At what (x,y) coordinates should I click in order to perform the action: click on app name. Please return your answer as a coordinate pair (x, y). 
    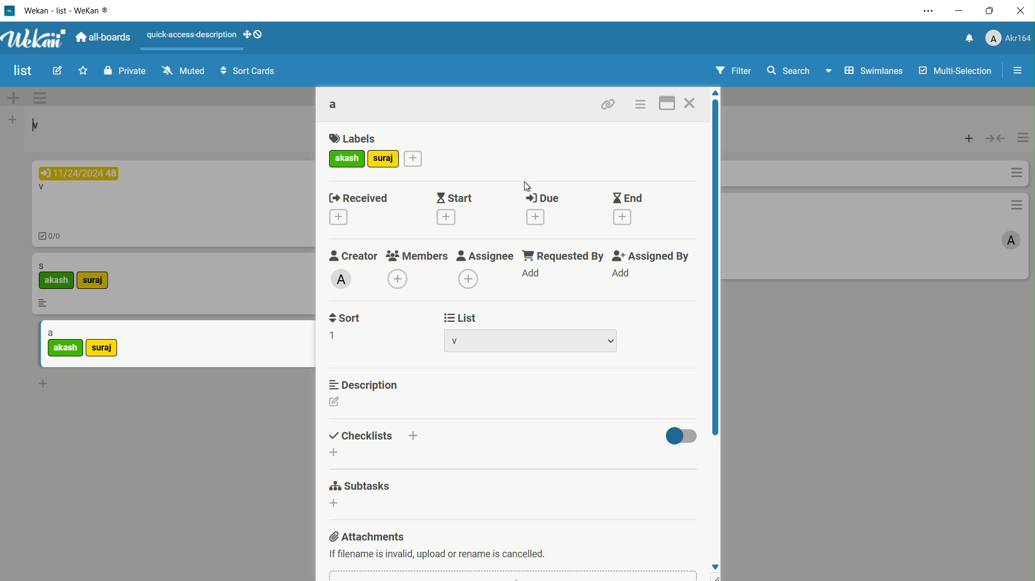
    Looking at the image, I should click on (74, 11).